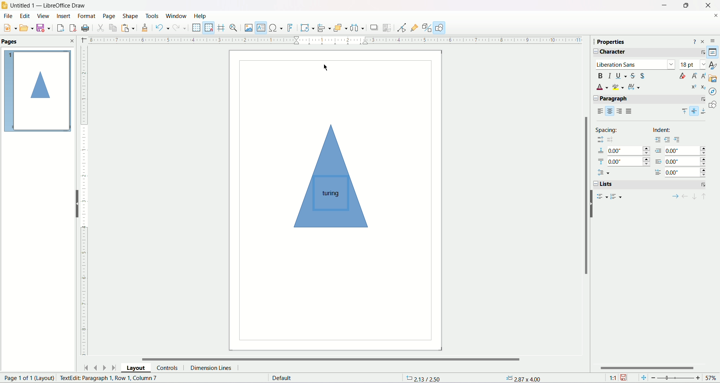 The image size is (720, 383). I want to click on Insert special characters, so click(276, 27).